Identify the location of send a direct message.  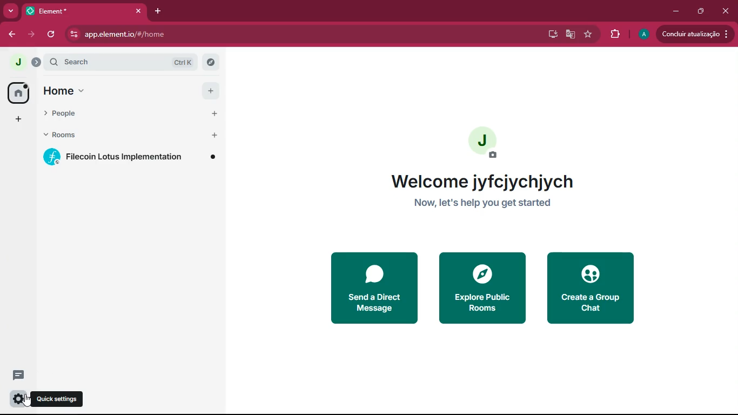
(374, 289).